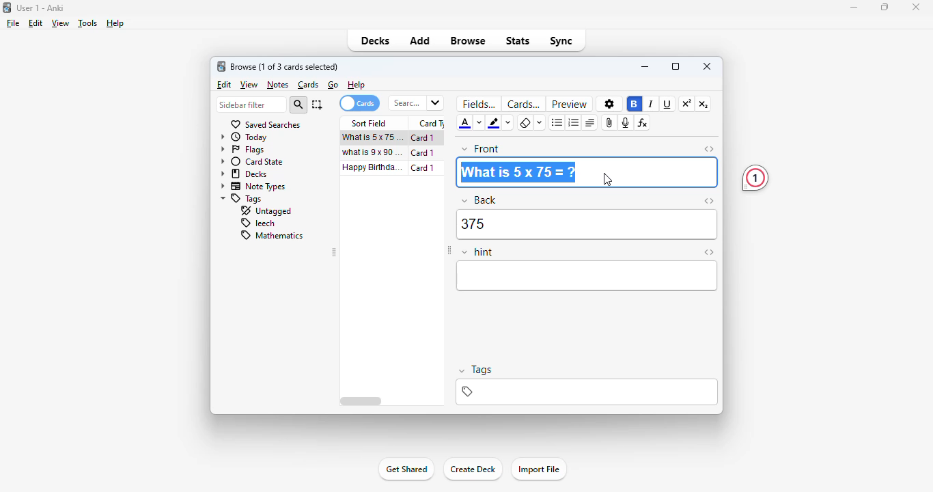 This screenshot has width=933, height=492. I want to click on subscript, so click(704, 105).